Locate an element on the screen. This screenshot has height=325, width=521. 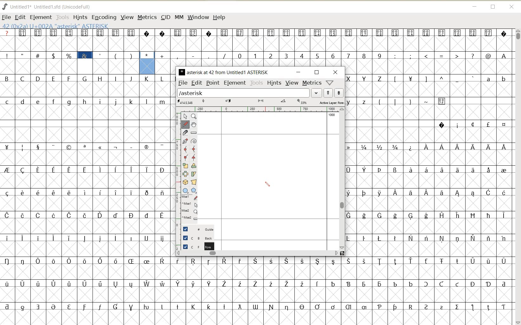
SCROLLBAR is located at coordinates (343, 179).